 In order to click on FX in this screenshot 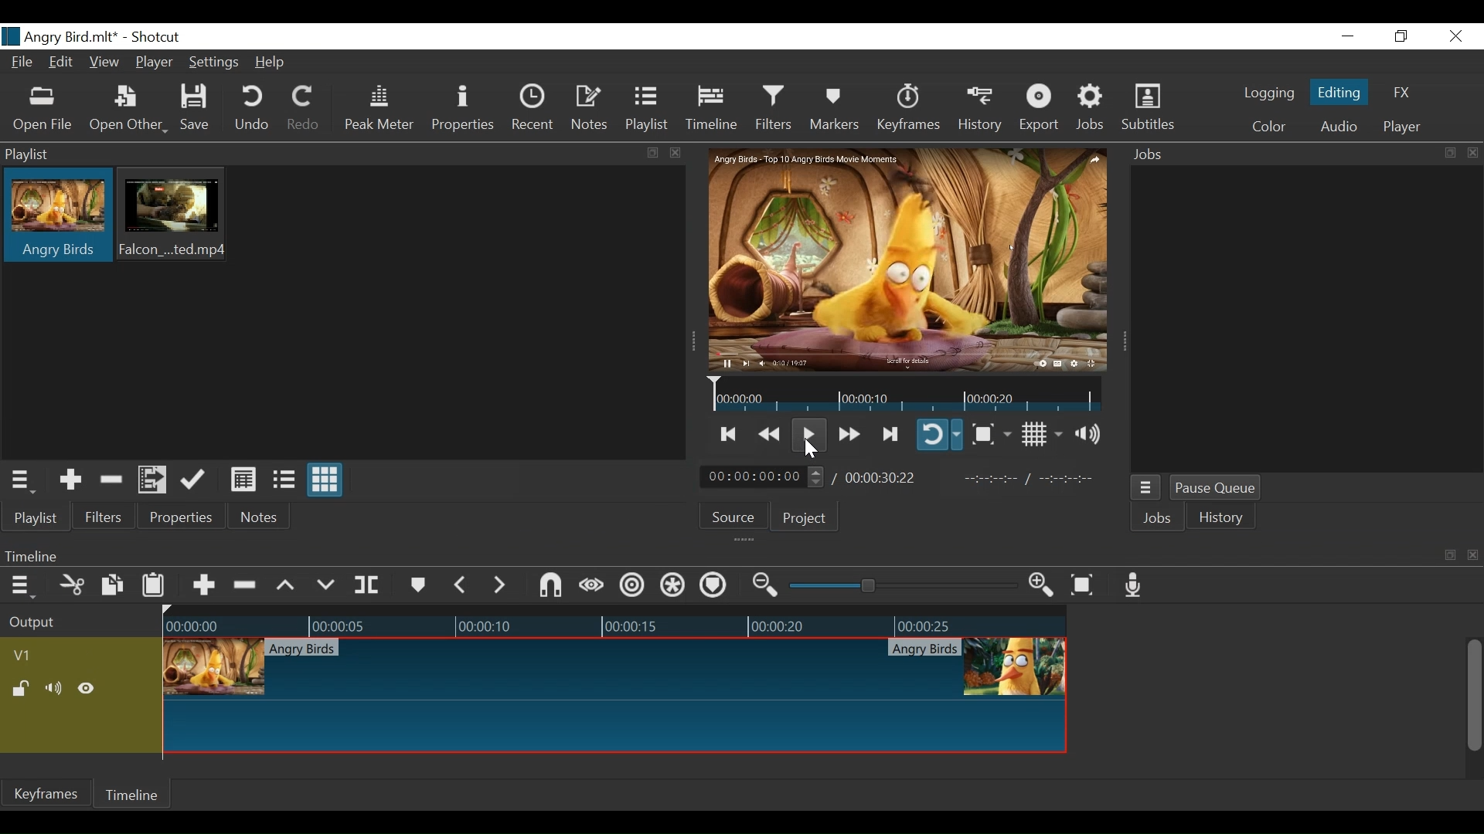, I will do `click(1401, 92)`.